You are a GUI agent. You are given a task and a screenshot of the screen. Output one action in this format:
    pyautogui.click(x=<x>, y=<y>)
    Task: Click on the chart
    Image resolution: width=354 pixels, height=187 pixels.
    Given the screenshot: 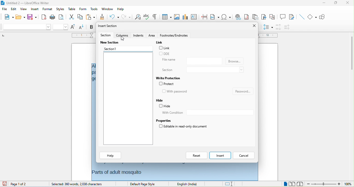 What is the action you would take?
    pyautogui.click(x=185, y=17)
    